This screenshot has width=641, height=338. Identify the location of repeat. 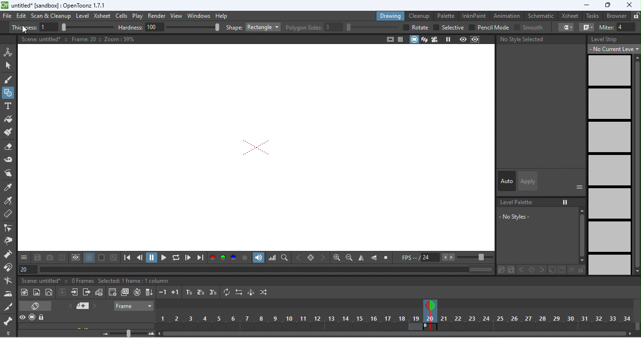
(227, 292).